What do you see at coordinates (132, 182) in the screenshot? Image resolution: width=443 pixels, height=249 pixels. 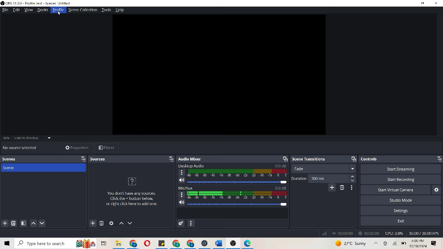 I see `icon` at bounding box center [132, 182].